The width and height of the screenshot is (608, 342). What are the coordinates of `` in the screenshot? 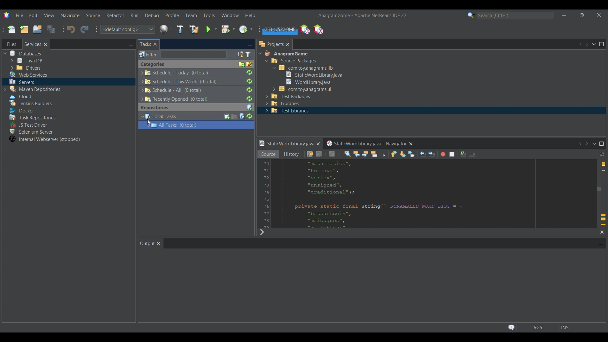 It's located at (21, 110).